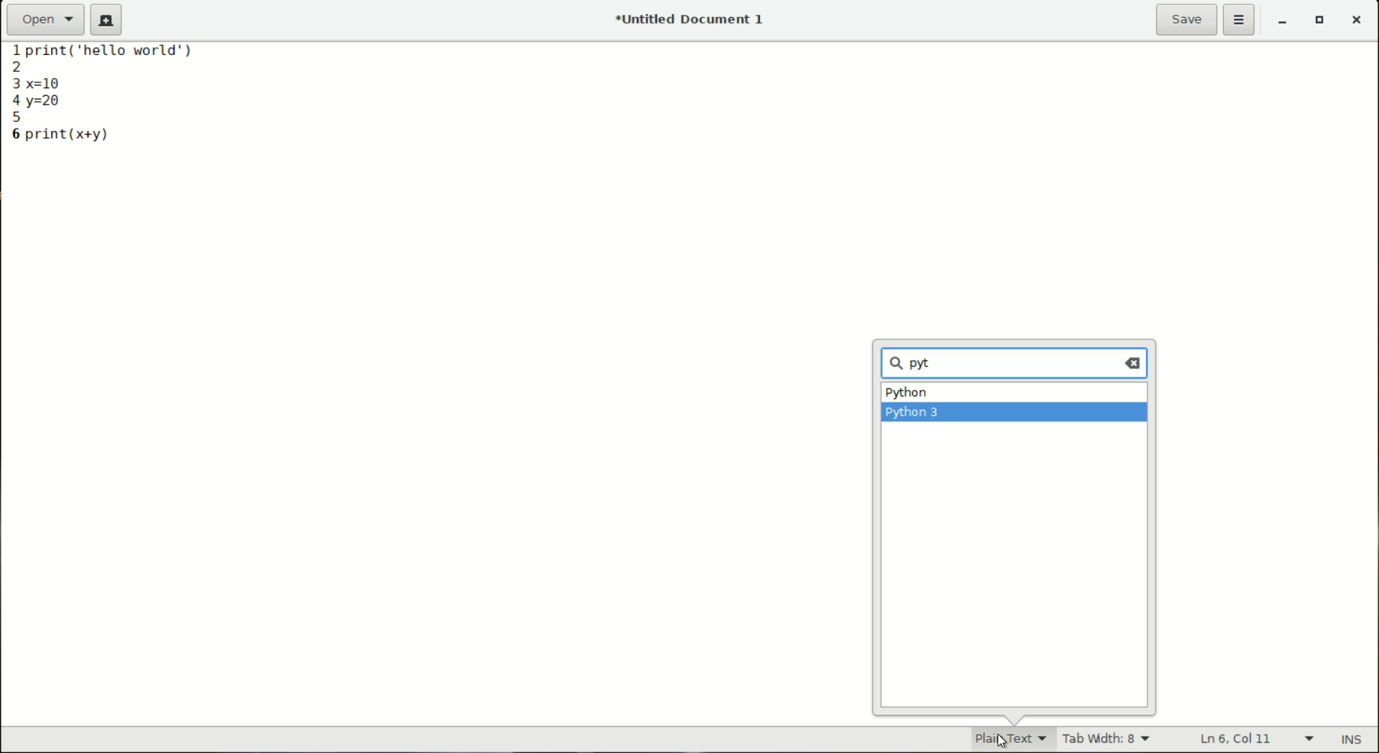  What do you see at coordinates (1107, 740) in the screenshot?
I see `tab width` at bounding box center [1107, 740].